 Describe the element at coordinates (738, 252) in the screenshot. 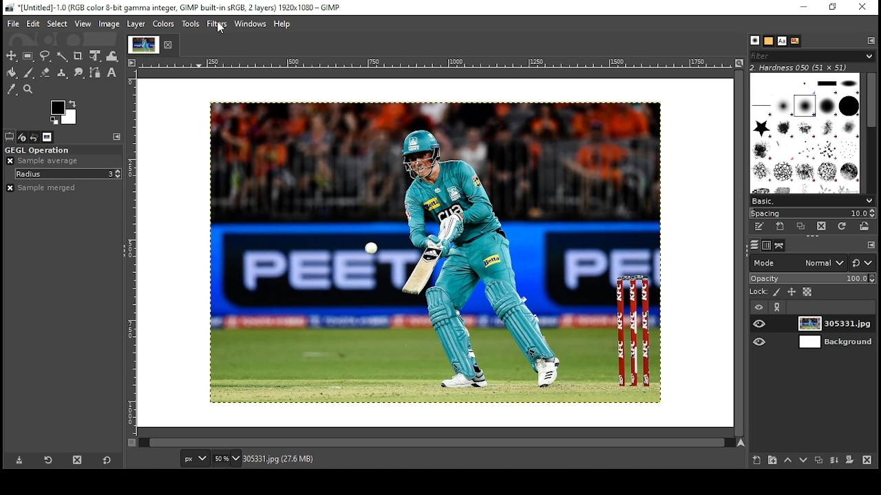

I see `scroll bar` at that location.